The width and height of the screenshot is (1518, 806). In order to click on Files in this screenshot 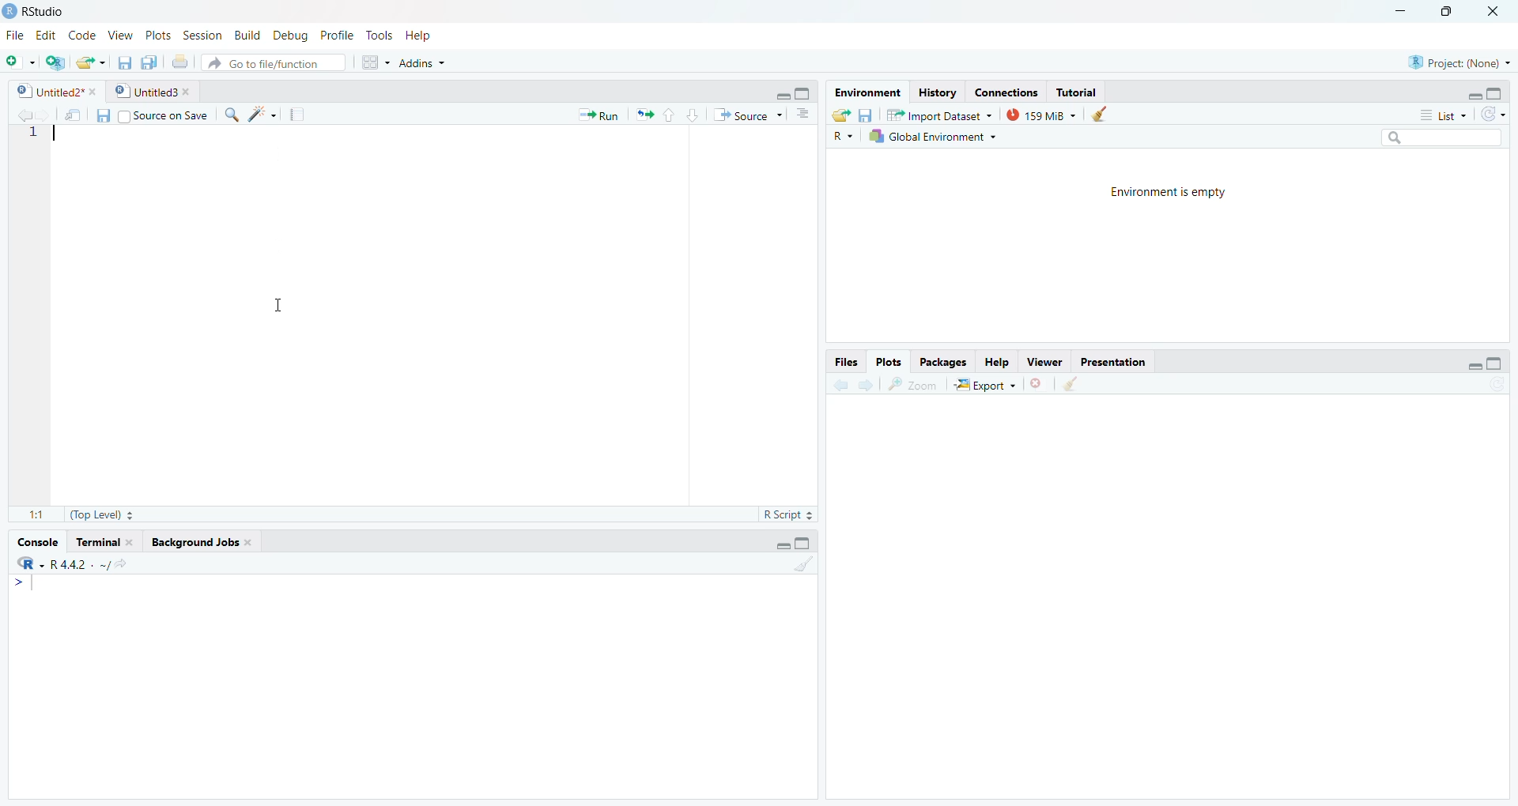, I will do `click(846, 362)`.